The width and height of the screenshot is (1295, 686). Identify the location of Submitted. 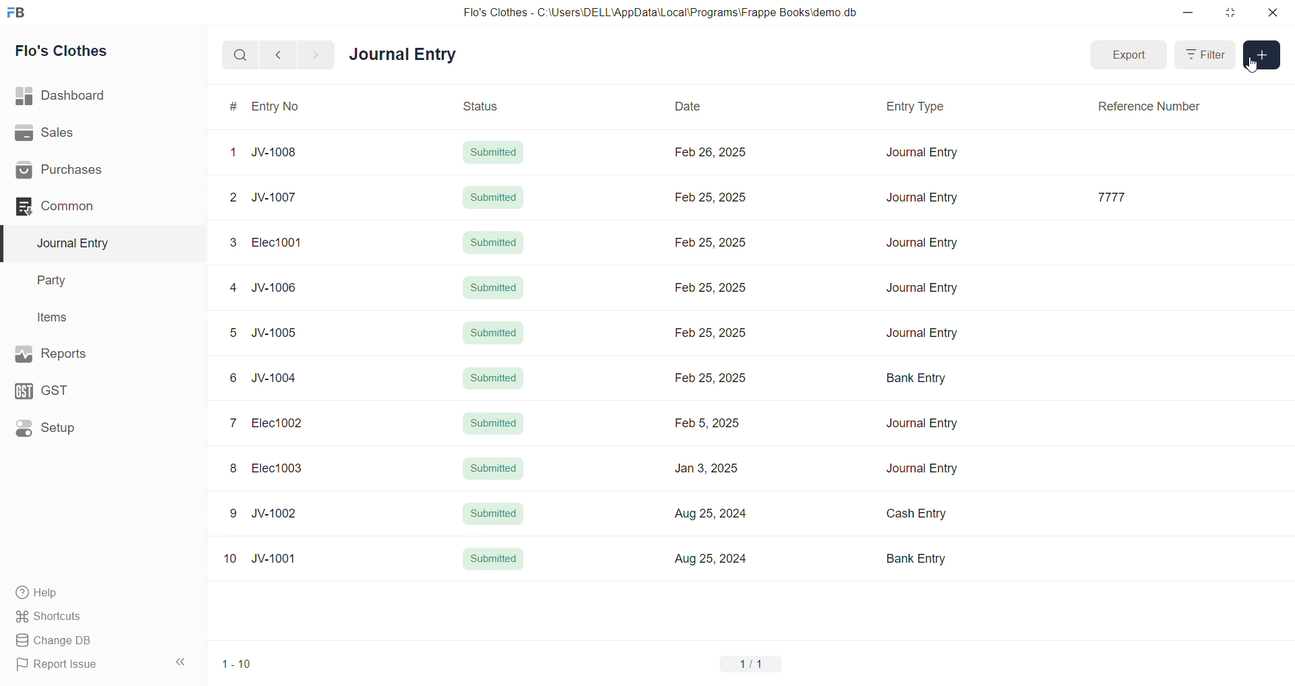
(491, 514).